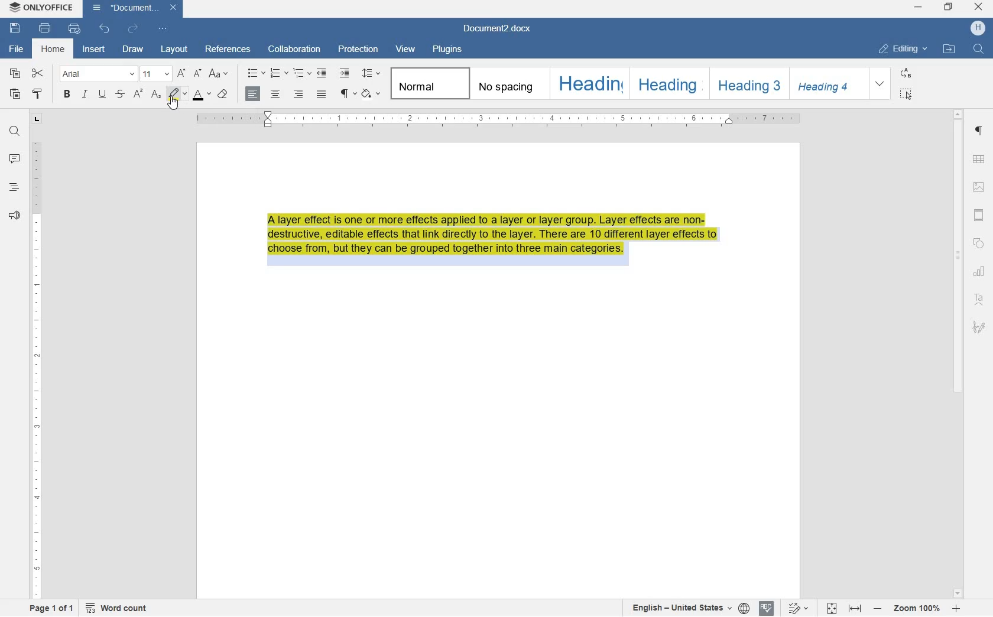  What do you see at coordinates (427, 83) in the screenshot?
I see `NORMAL` at bounding box center [427, 83].